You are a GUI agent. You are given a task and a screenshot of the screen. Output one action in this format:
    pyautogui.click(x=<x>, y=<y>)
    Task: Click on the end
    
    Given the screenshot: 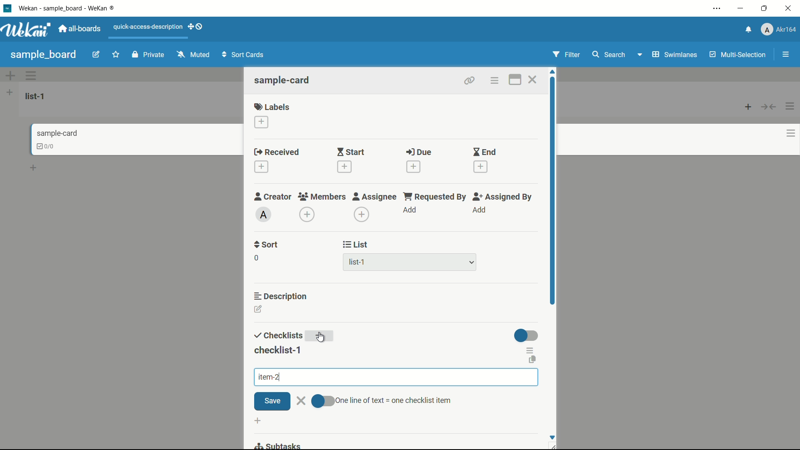 What is the action you would take?
    pyautogui.click(x=484, y=152)
    